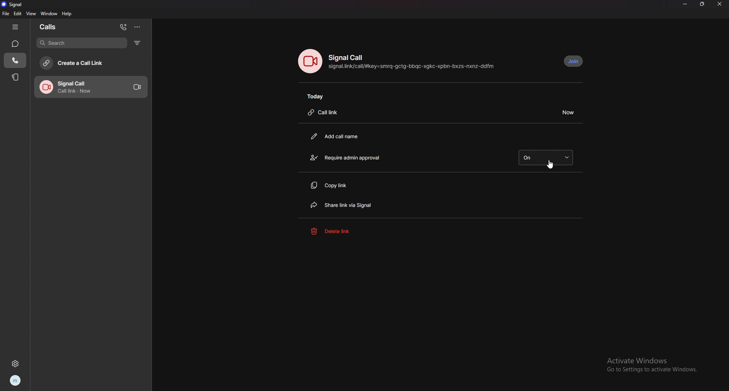  Describe the element at coordinates (16, 44) in the screenshot. I see `chats` at that location.